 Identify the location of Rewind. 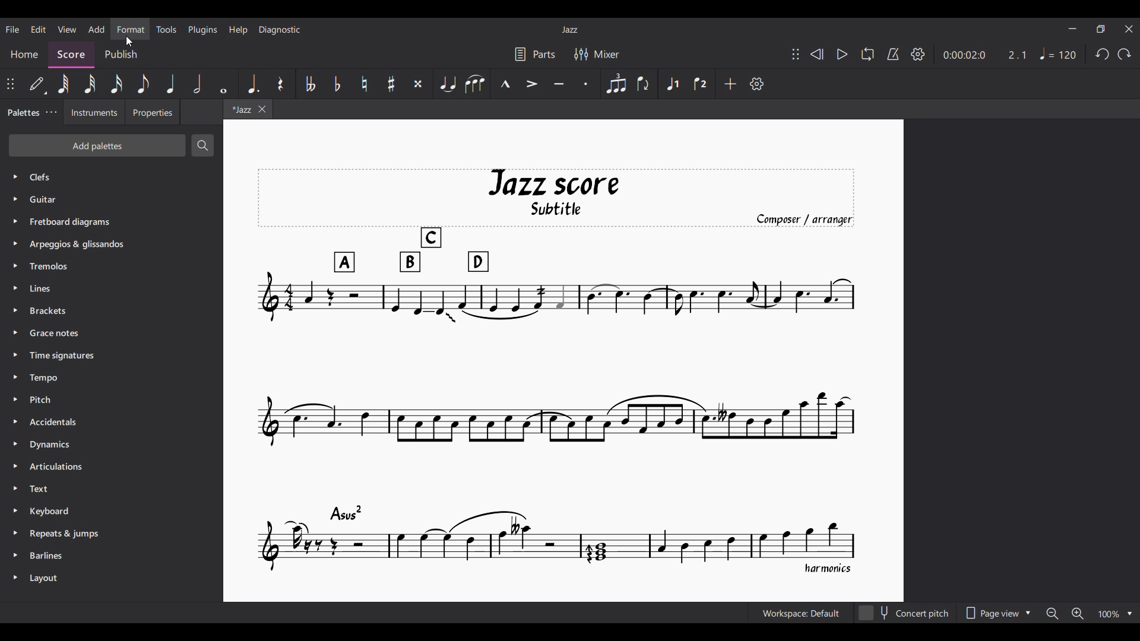
(817, 54).